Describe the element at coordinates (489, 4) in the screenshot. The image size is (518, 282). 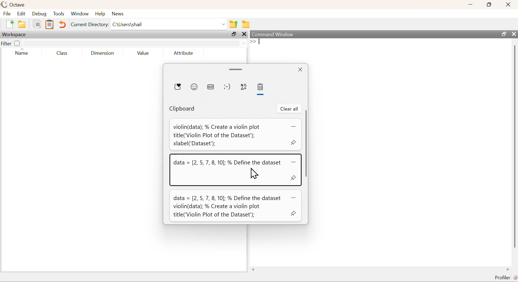
I see `maximise` at that location.